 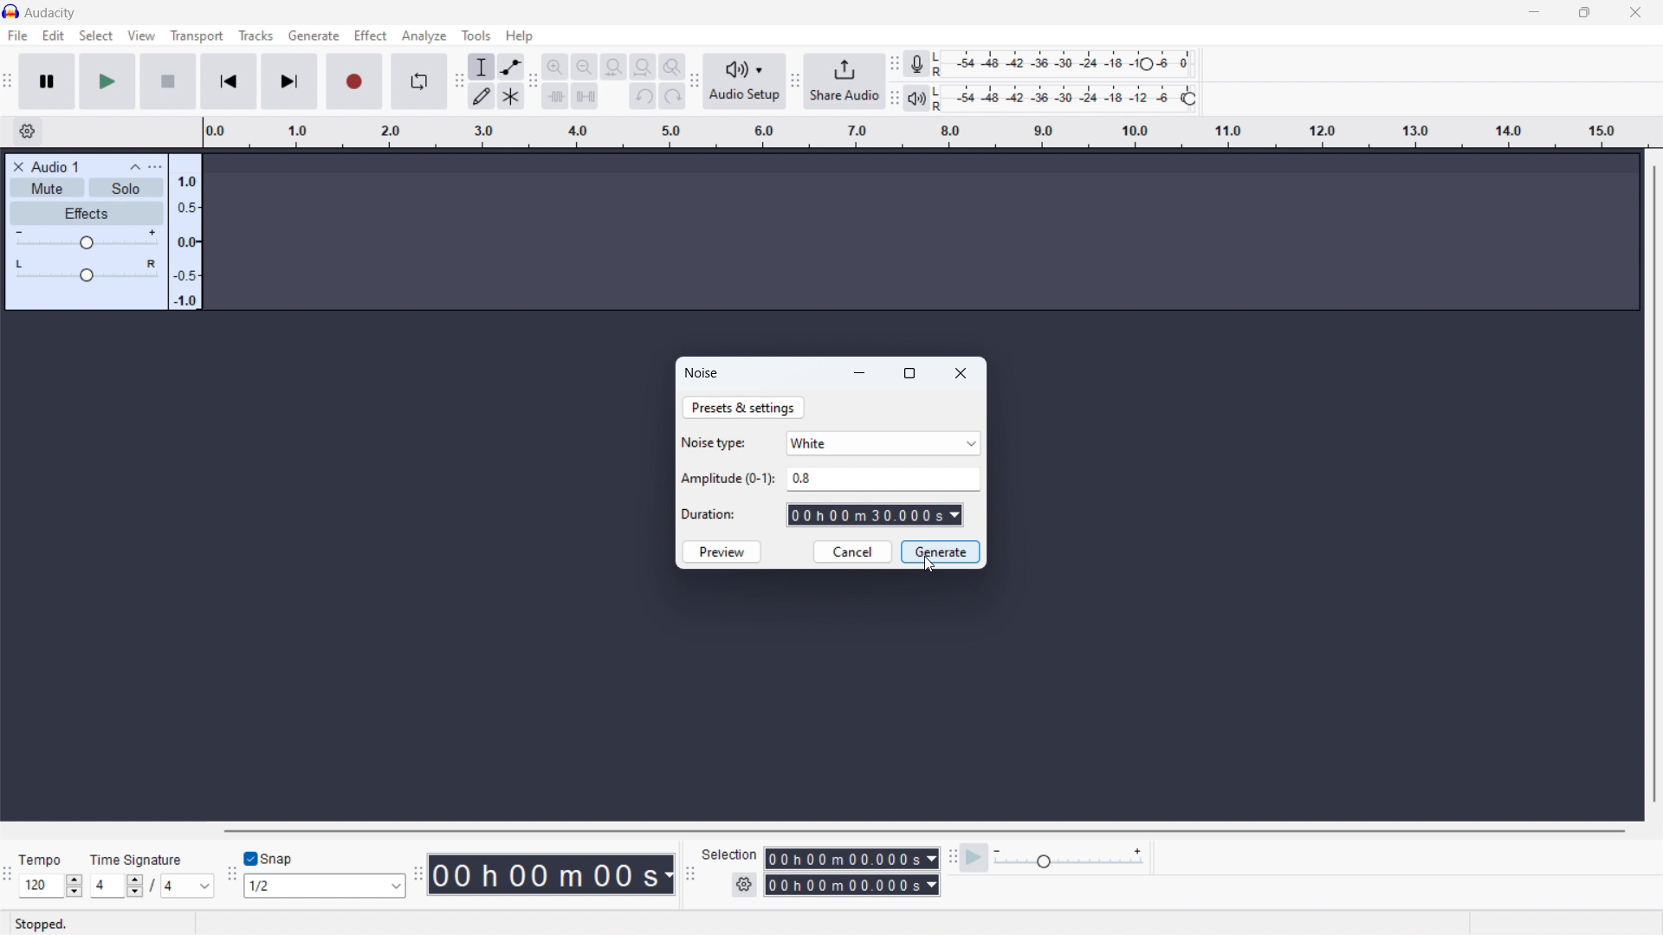 What do you see at coordinates (689, 871) in the screenshot?
I see `selection toolbar` at bounding box center [689, 871].